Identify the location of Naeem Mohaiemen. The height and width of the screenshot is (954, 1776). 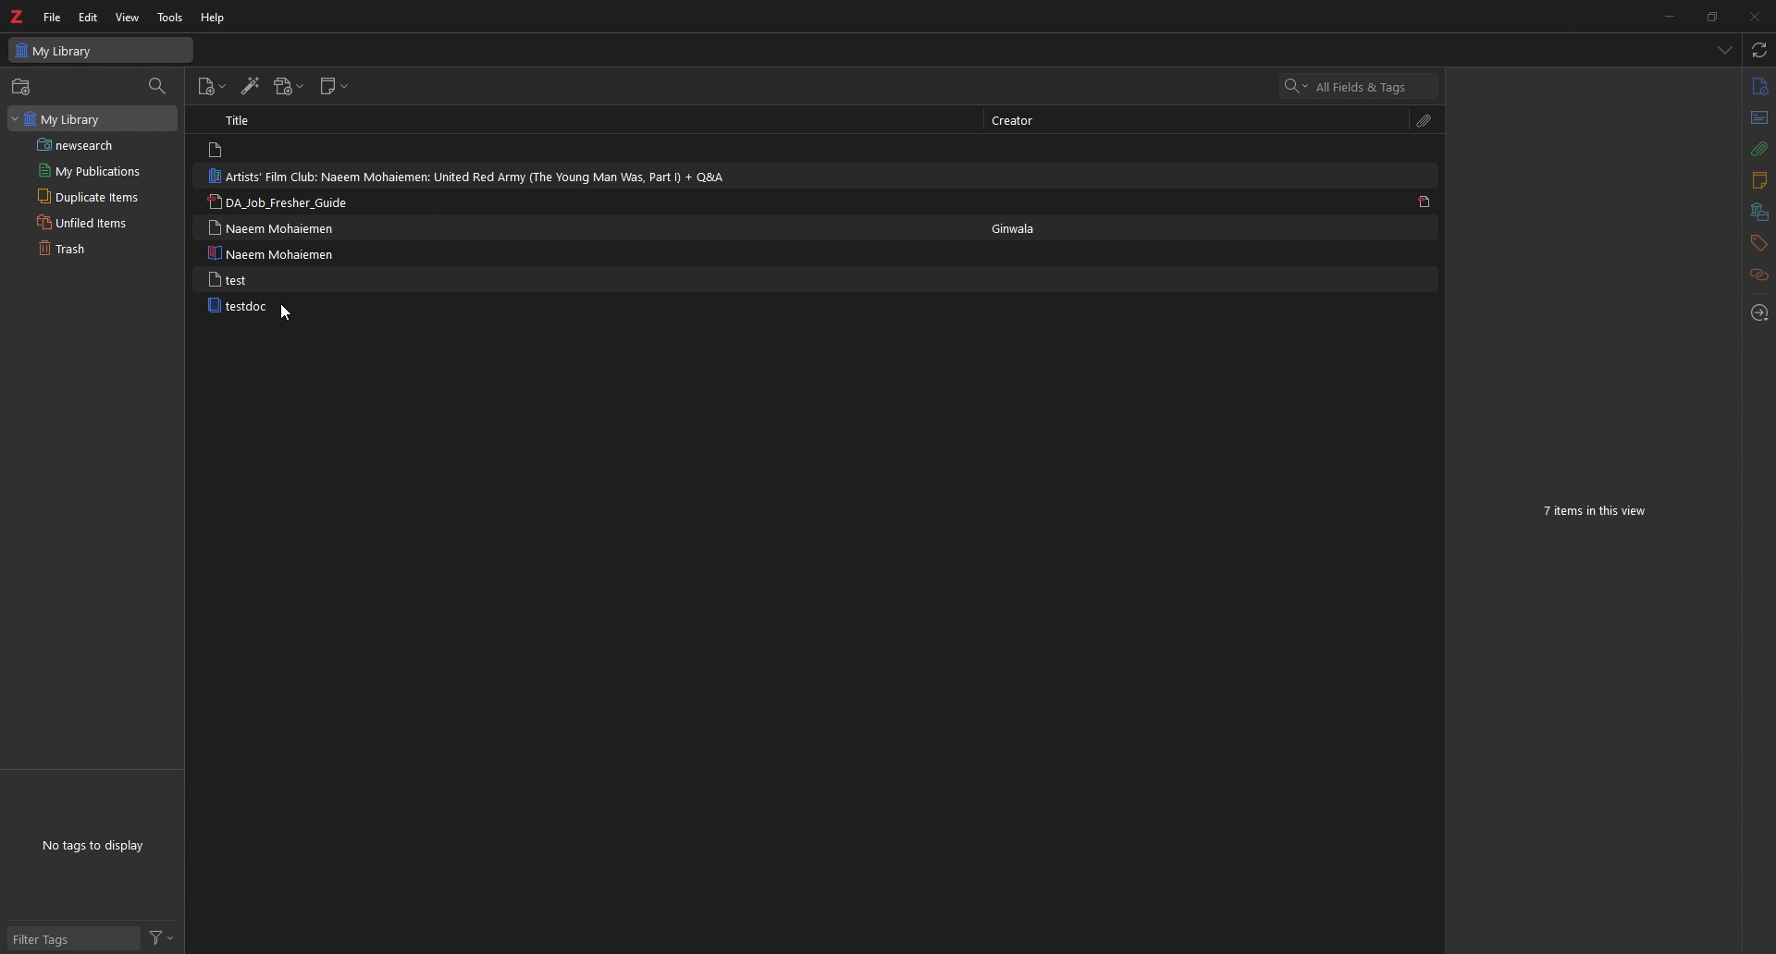
(271, 252).